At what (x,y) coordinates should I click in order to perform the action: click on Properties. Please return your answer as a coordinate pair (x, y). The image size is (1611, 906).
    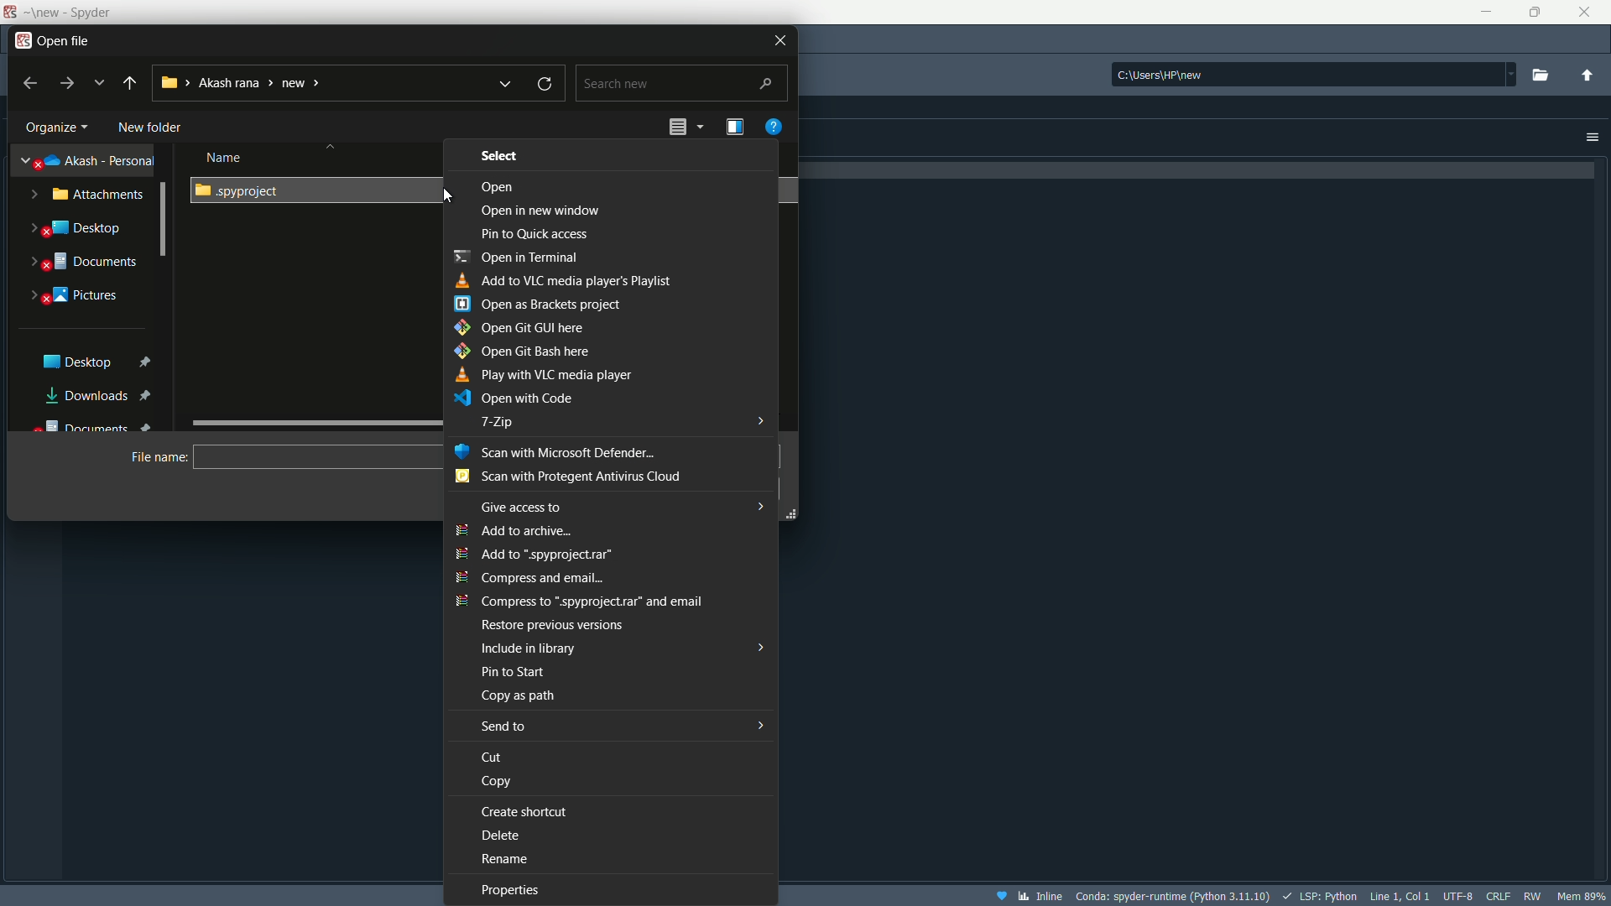
    Looking at the image, I should click on (508, 890).